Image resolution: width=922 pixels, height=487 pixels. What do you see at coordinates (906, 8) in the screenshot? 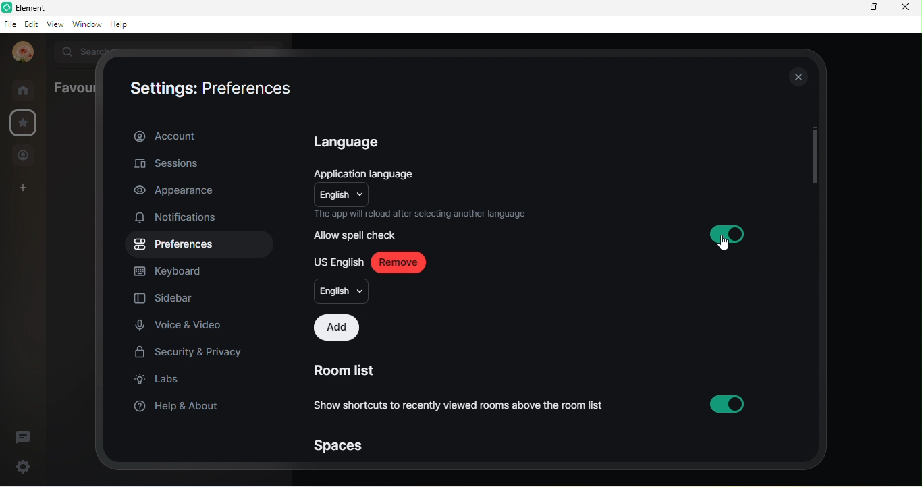
I see `close` at bounding box center [906, 8].